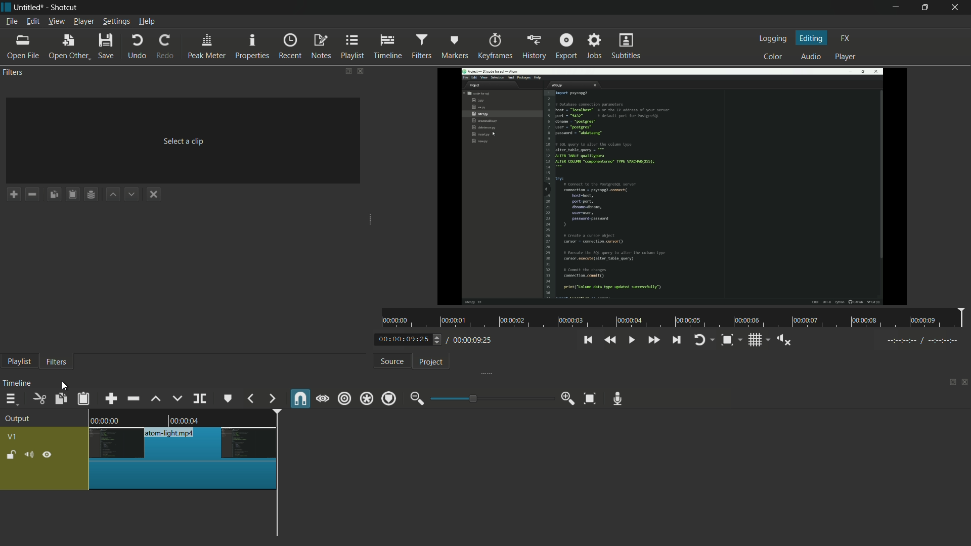  I want to click on fx, so click(845, 38).